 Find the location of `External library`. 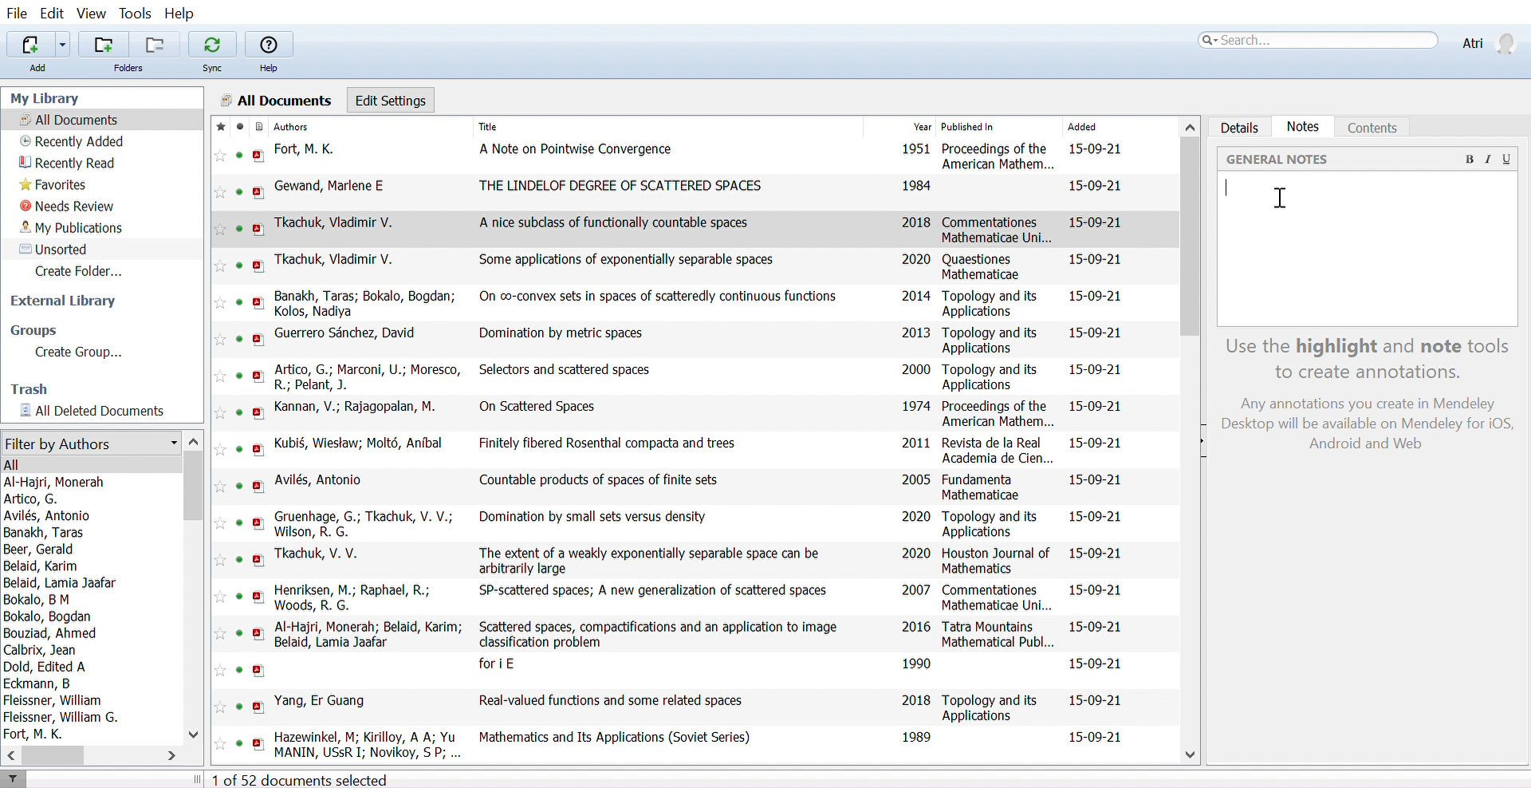

External library is located at coordinates (64, 301).